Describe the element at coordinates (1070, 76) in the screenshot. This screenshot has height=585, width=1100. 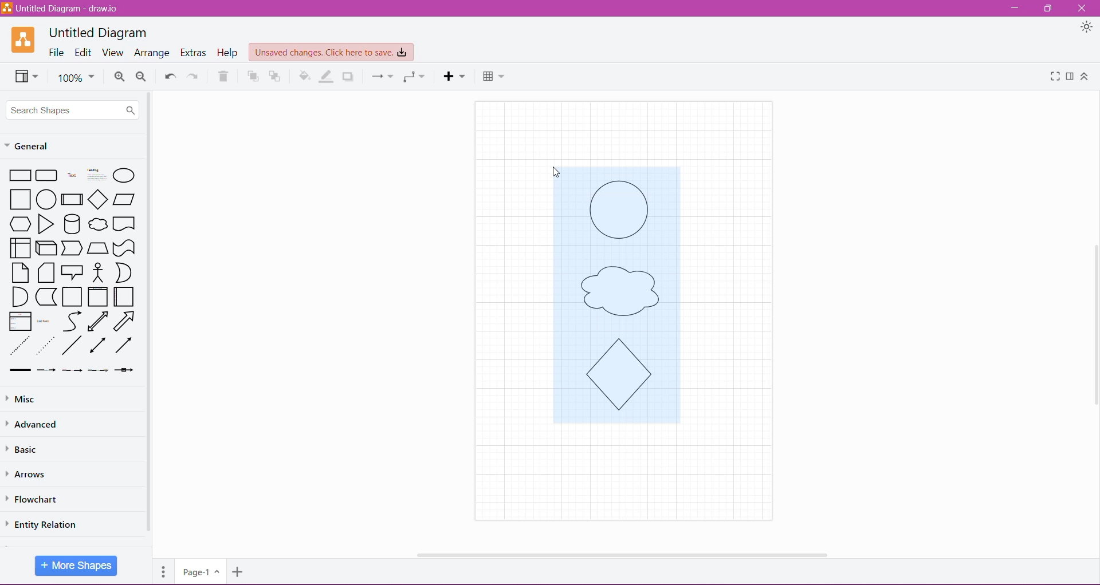
I see `Format` at that location.